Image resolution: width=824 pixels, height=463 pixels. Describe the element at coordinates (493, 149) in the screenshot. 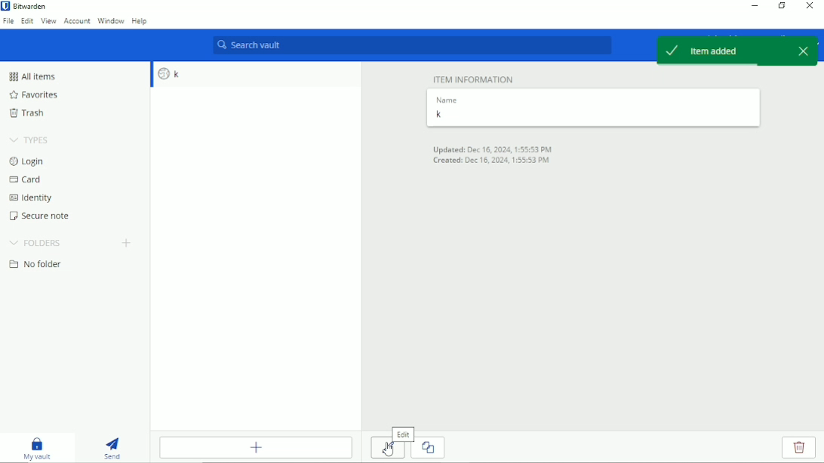

I see `Updated: Dec 16, 2024, 1:55:53 pm` at that location.